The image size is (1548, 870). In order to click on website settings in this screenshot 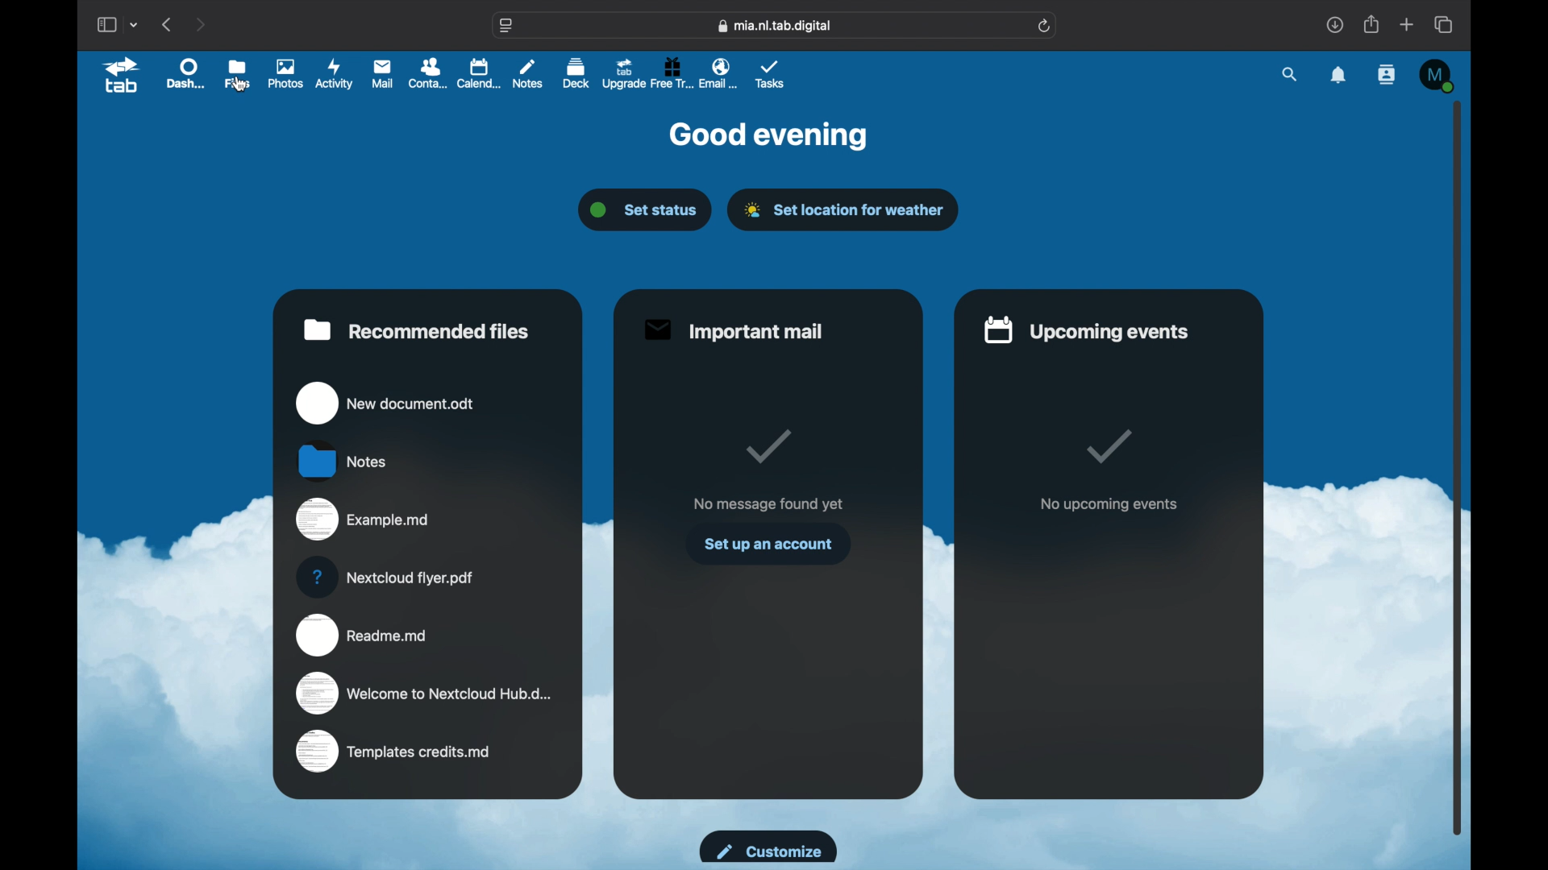, I will do `click(506, 27)`.